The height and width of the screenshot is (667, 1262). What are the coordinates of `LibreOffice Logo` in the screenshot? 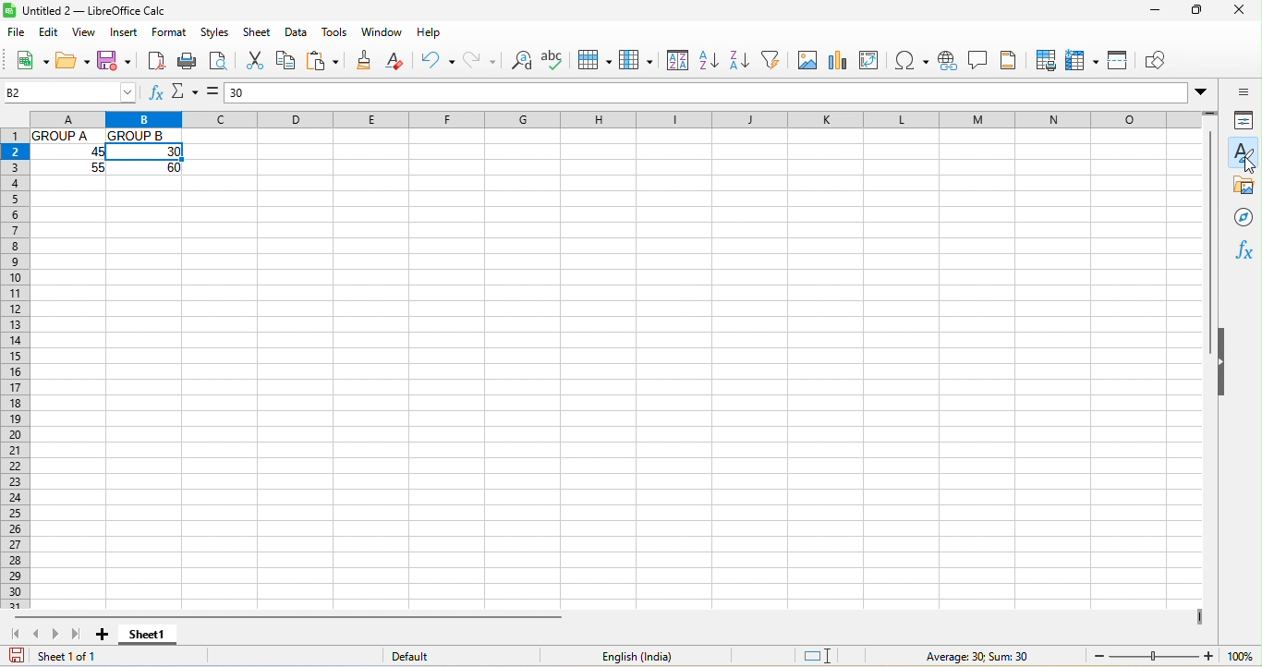 It's located at (9, 10).